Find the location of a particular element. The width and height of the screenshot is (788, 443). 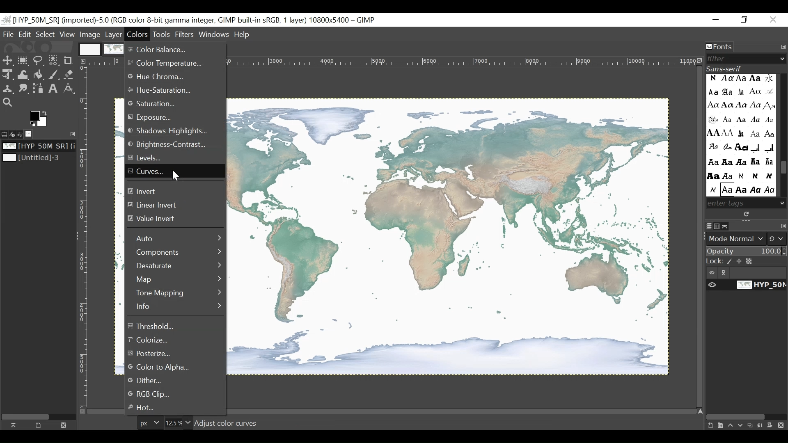

Scroll bar is located at coordinates (783, 169).